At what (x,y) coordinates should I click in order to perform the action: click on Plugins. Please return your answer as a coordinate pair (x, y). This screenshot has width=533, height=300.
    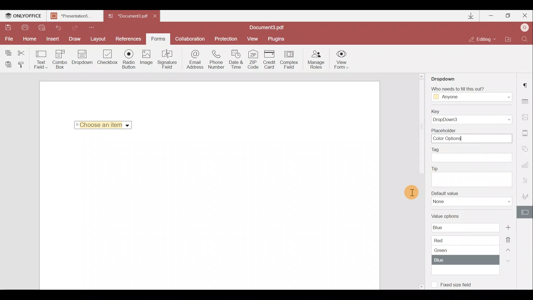
    Looking at the image, I should click on (277, 39).